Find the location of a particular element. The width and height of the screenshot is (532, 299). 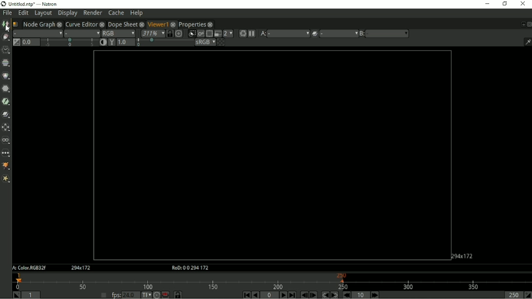

Cache is located at coordinates (116, 12).